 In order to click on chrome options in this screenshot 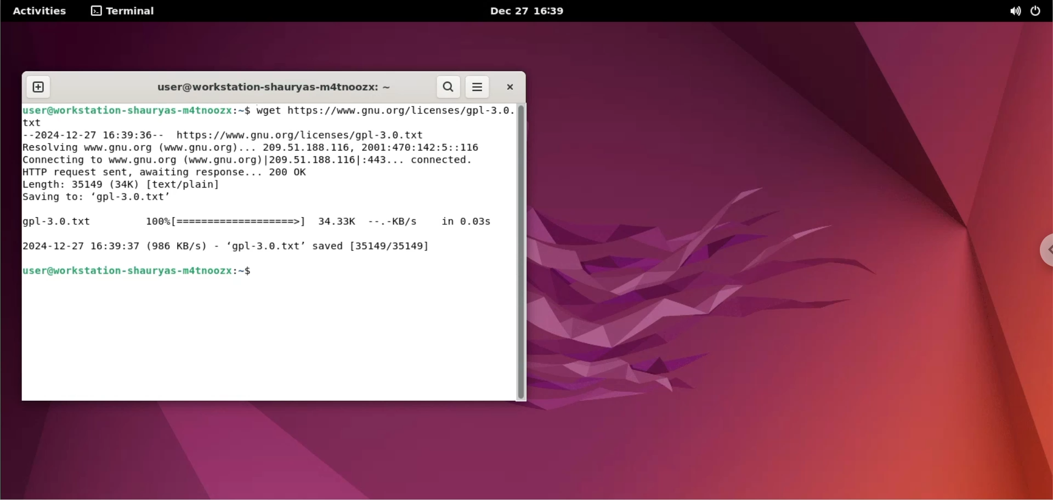, I will do `click(1046, 251)`.